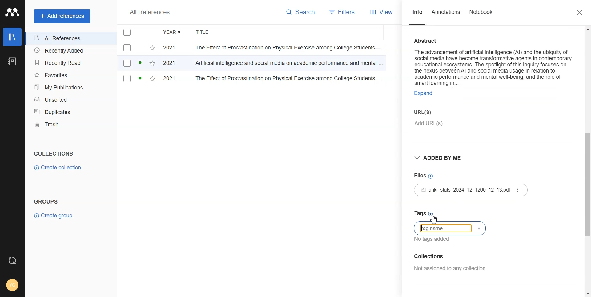 The image size is (591, 297). I want to click on File, so click(470, 190).